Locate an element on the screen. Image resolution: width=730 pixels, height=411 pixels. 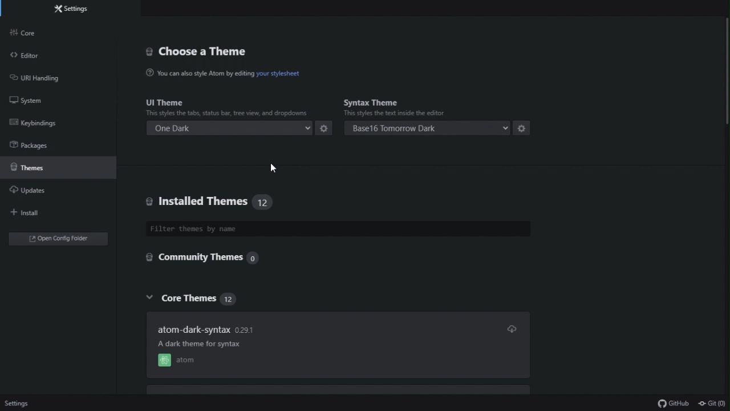
Choose a theme is located at coordinates (210, 53).